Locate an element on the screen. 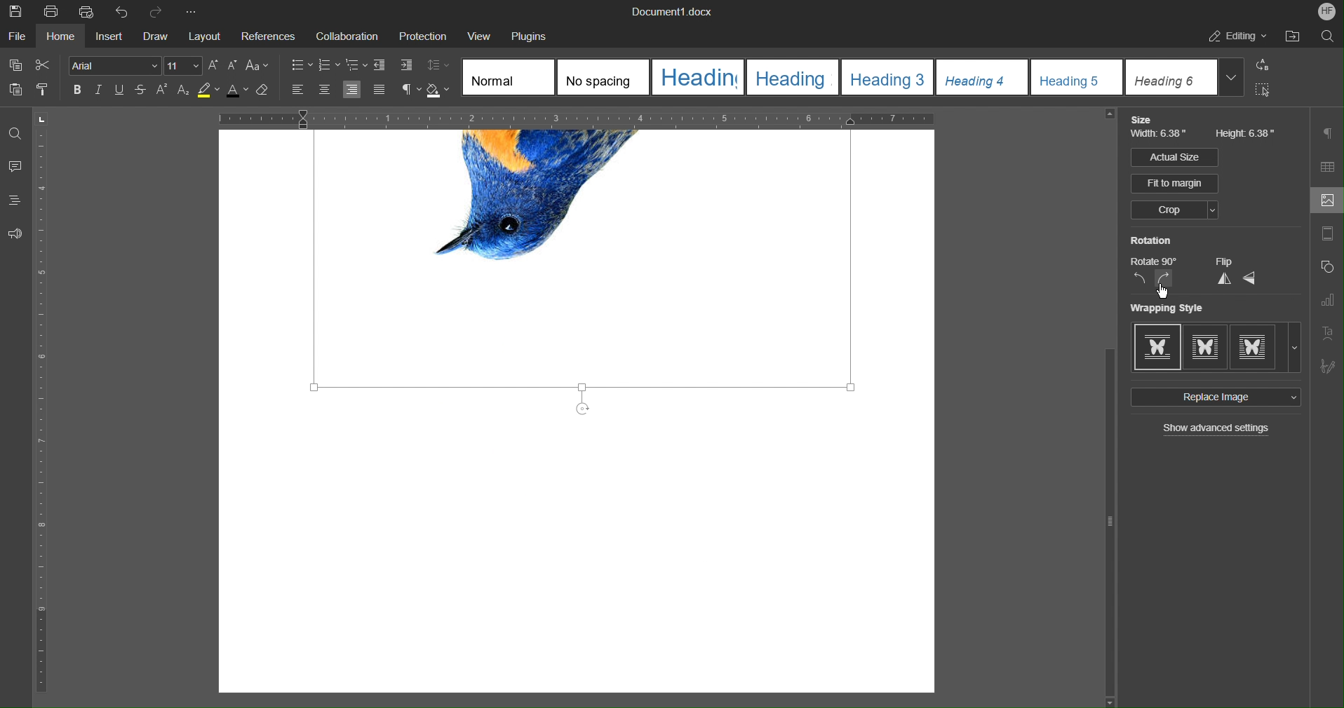 This screenshot has width=1344, height=708. Shading is located at coordinates (439, 90).